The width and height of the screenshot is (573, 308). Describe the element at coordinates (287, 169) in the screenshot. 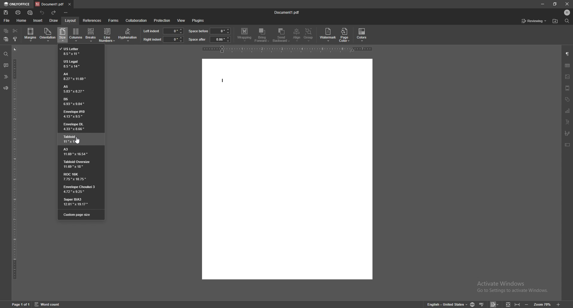

I see `document` at that location.